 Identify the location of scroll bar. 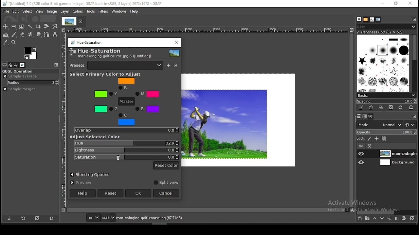
(414, 63).